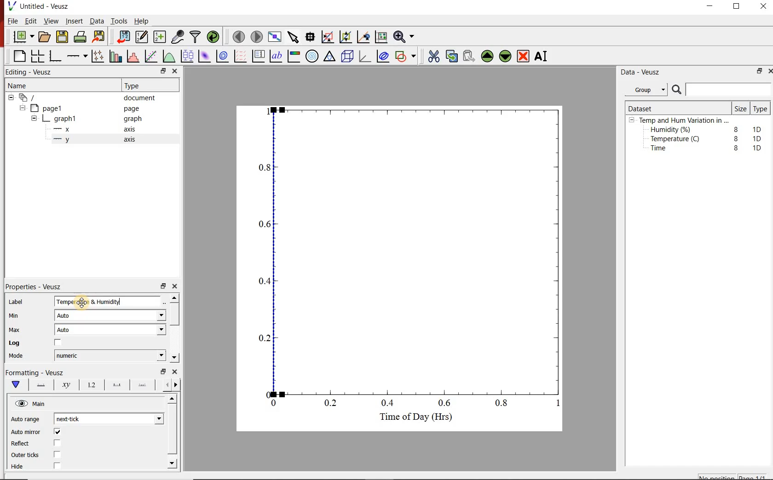  What do you see at coordinates (162, 371) in the screenshot?
I see `restore down` at bounding box center [162, 371].